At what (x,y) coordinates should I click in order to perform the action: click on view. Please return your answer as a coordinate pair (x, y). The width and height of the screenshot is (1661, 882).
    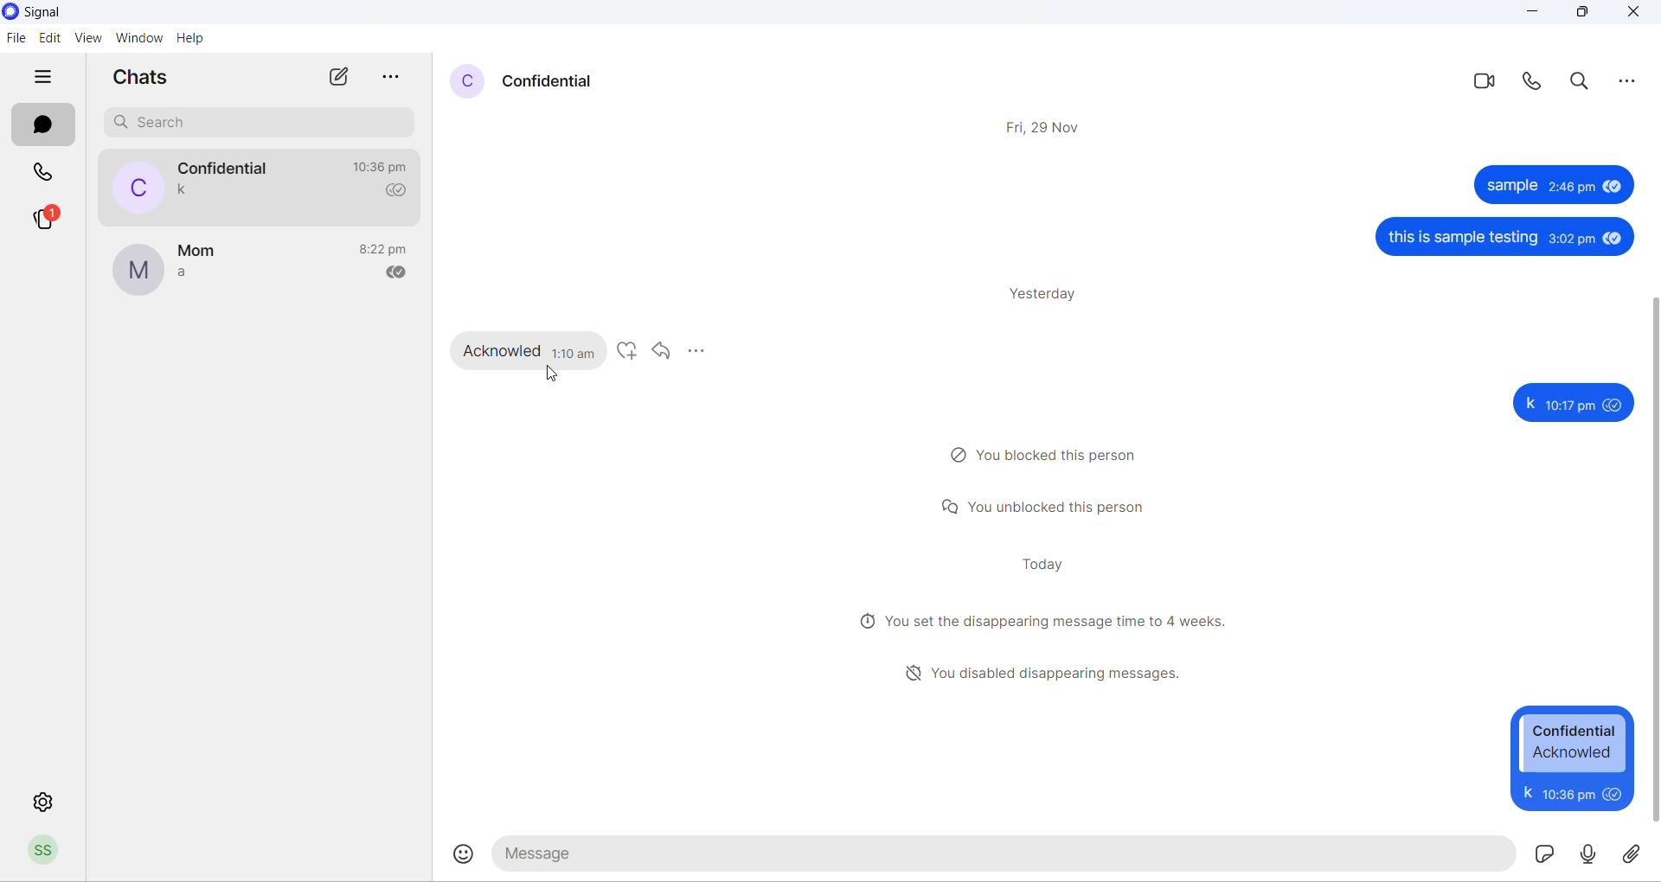
    Looking at the image, I should click on (87, 38).